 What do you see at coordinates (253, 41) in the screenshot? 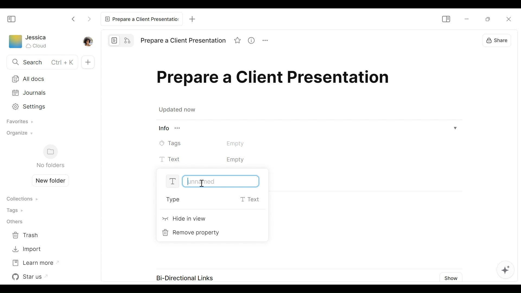
I see `View Information` at bounding box center [253, 41].